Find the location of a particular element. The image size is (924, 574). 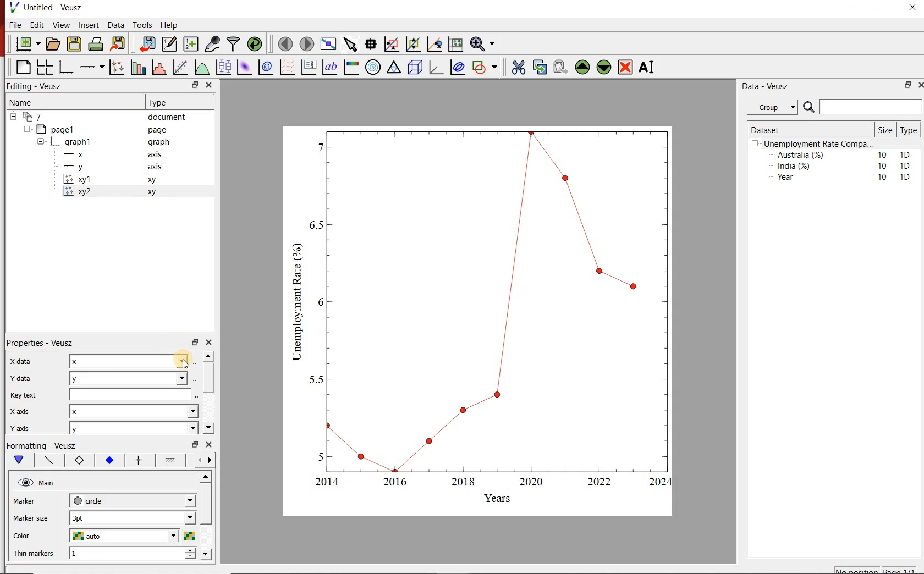

collapse is located at coordinates (13, 117).